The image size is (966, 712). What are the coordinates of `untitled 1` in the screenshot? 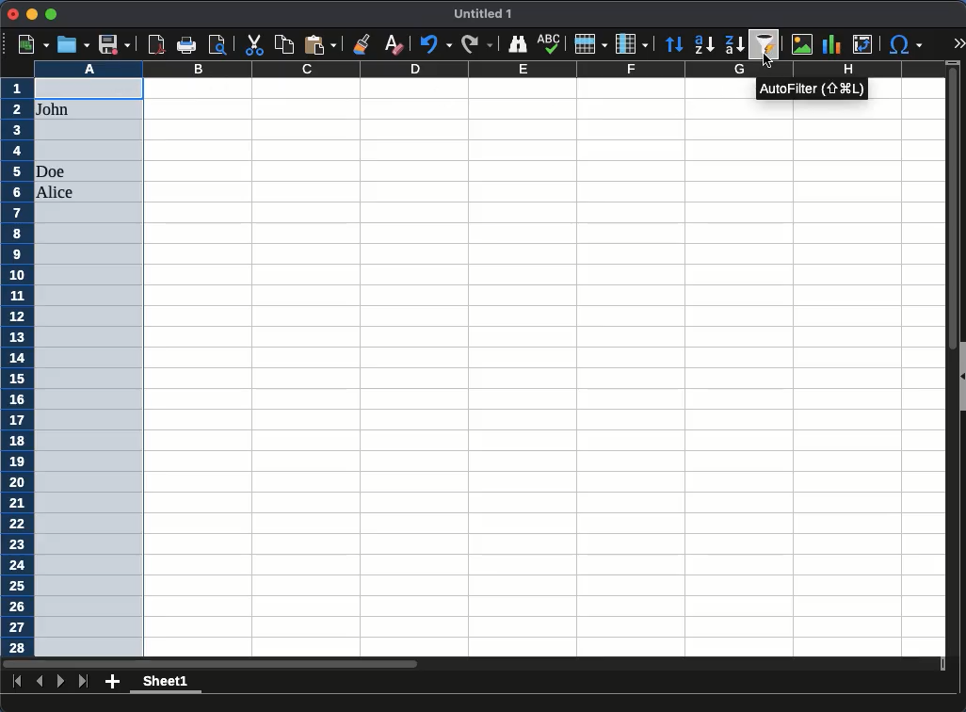 It's located at (480, 14).